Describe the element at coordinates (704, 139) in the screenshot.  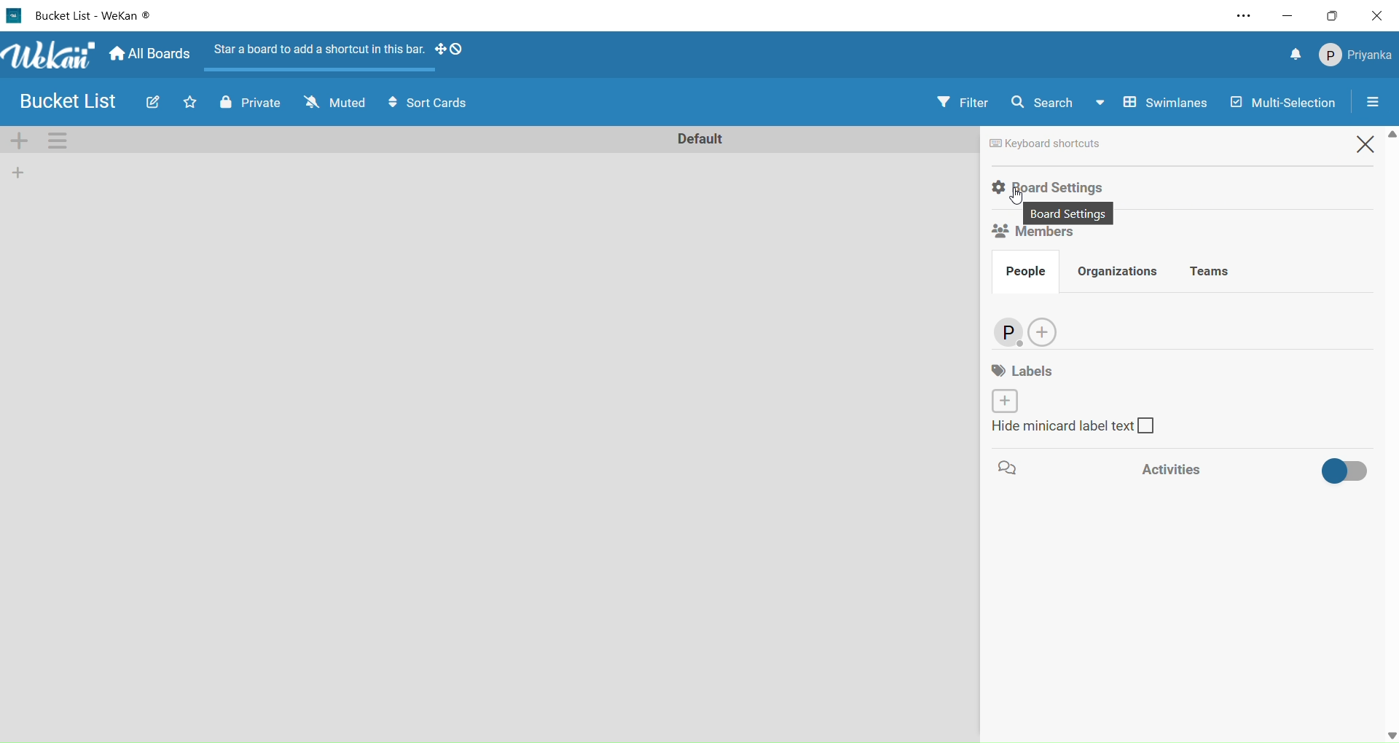
I see `rename` at that location.